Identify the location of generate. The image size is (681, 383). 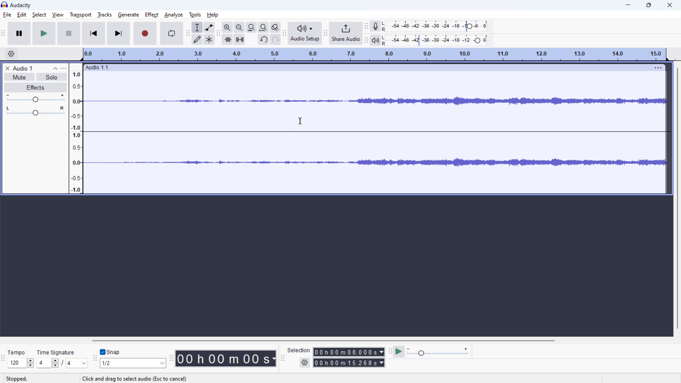
(128, 15).